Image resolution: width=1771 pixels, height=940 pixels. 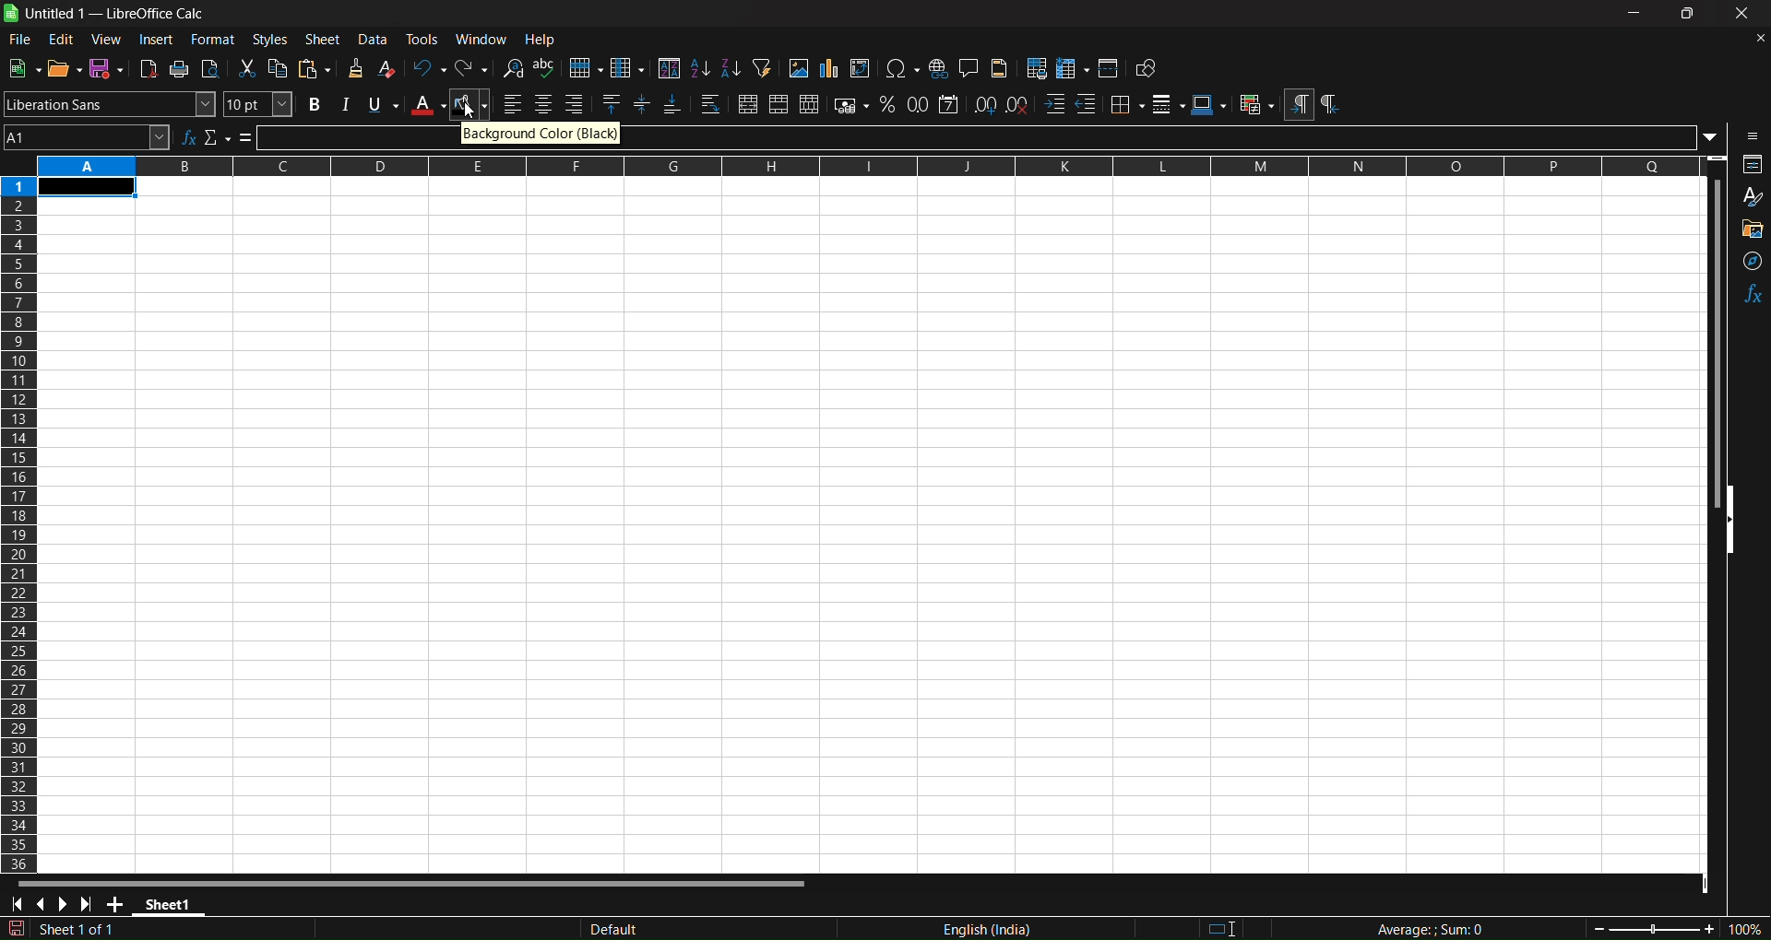 I want to click on find and replace, so click(x=513, y=68).